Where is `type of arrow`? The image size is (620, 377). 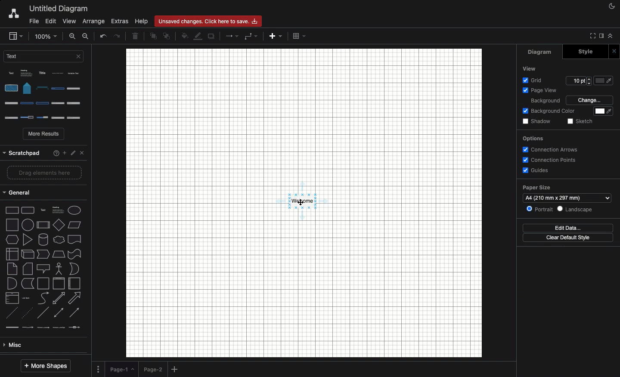
type of arrow is located at coordinates (46, 241).